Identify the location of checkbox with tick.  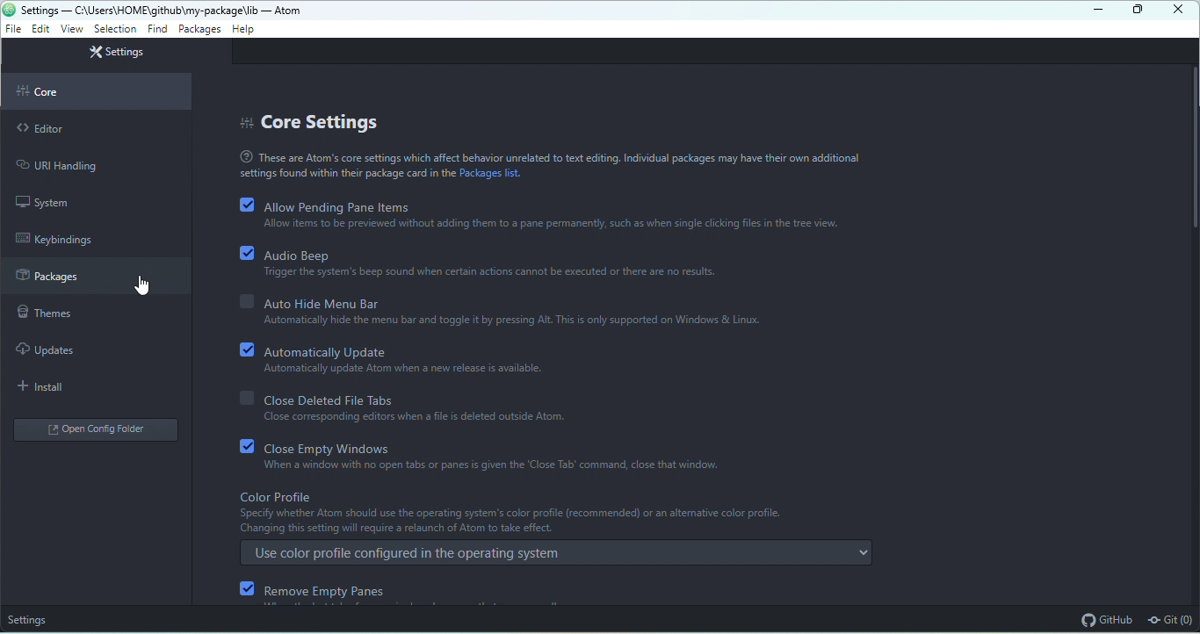
(247, 254).